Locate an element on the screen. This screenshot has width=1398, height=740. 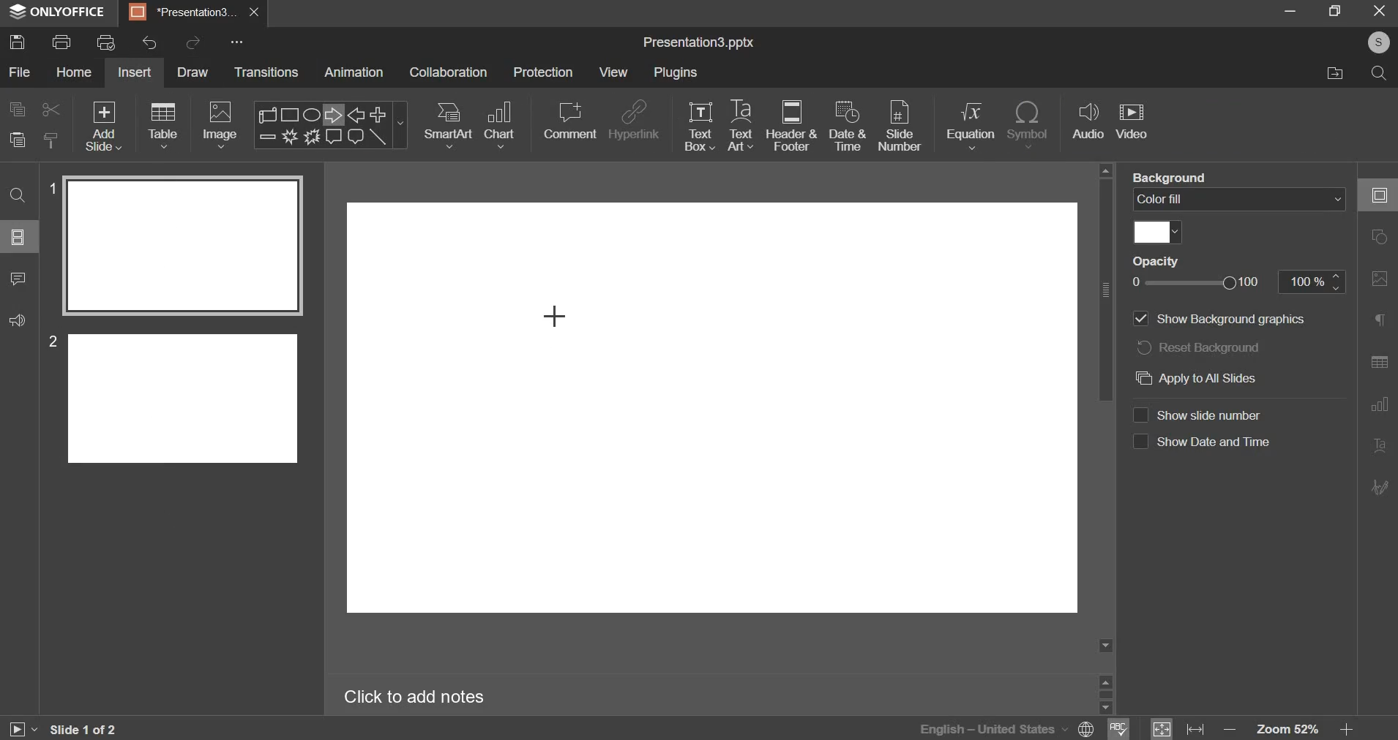
explosion is located at coordinates (288, 137).